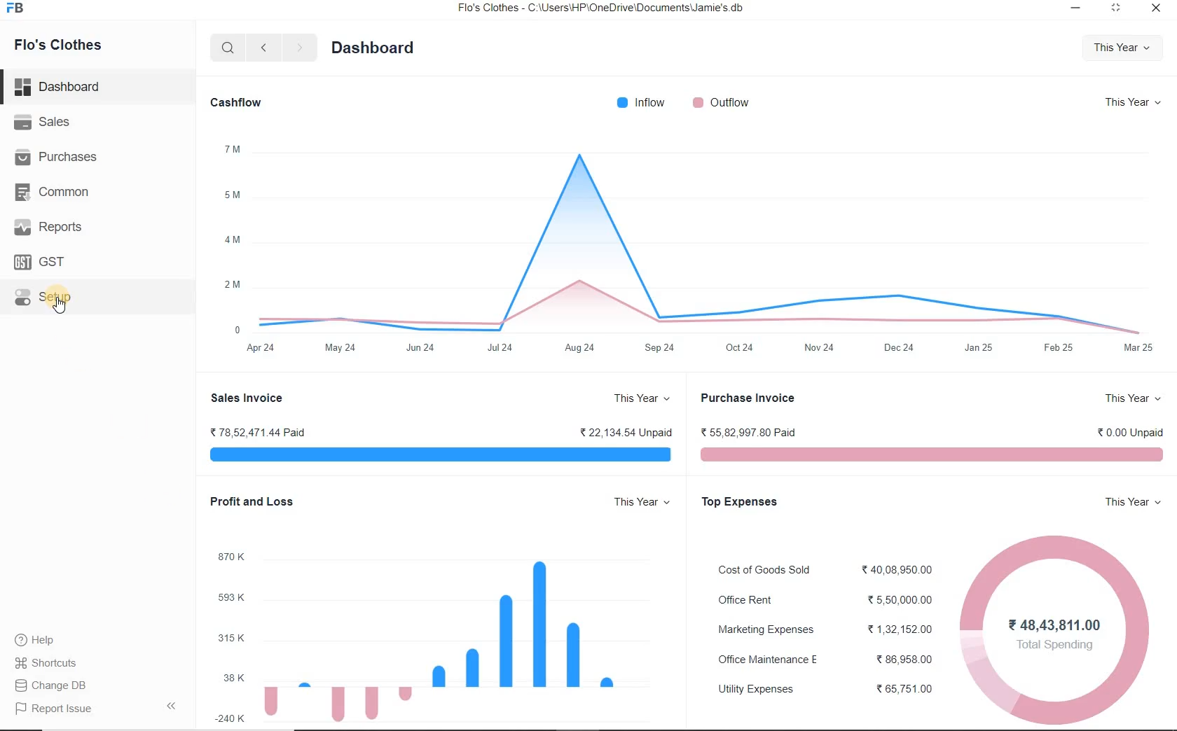  I want to click on mar 24, so click(1141, 347).